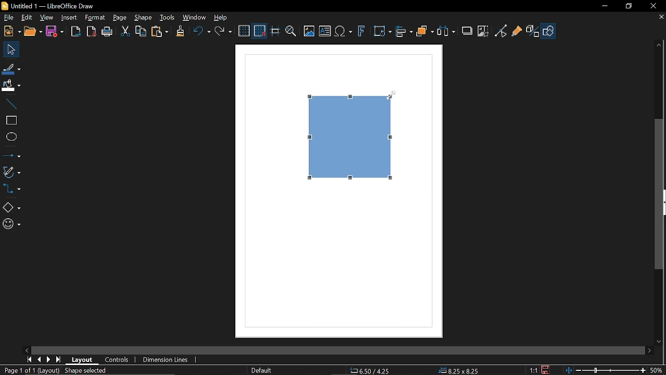  I want to click on 1:1 (Scaling factor), so click(532, 370).